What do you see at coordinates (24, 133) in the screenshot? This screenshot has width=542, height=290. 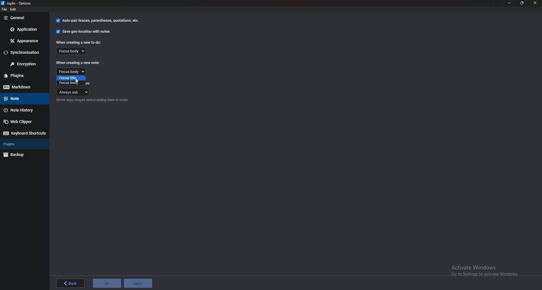 I see `Keyboard shortcuts` at bounding box center [24, 133].